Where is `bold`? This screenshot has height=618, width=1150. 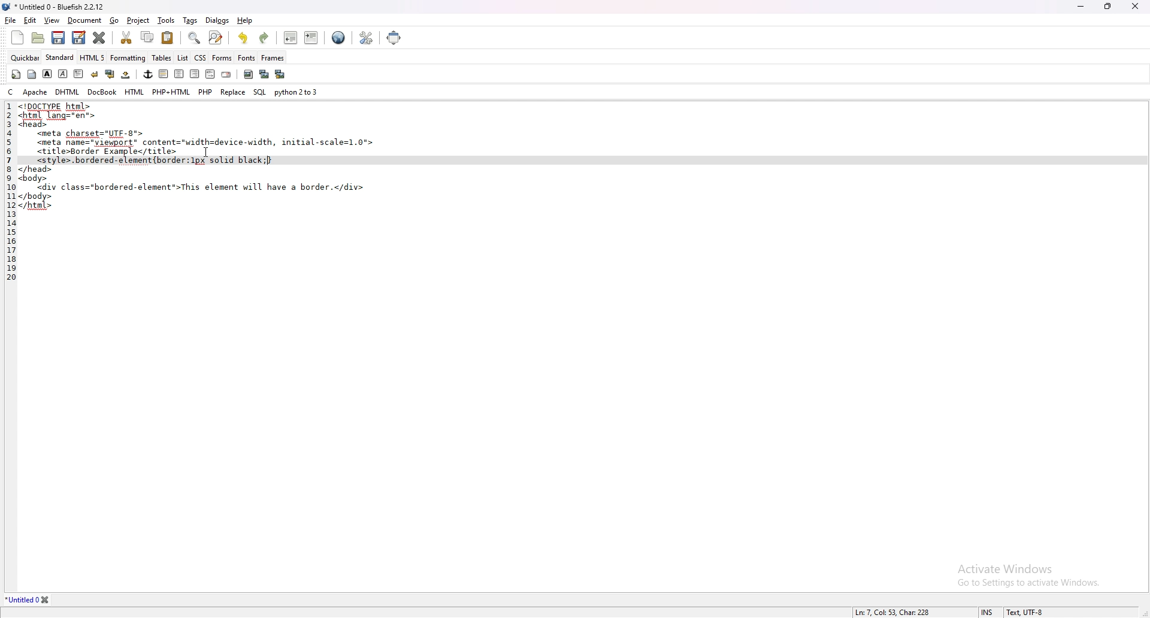
bold is located at coordinates (47, 74).